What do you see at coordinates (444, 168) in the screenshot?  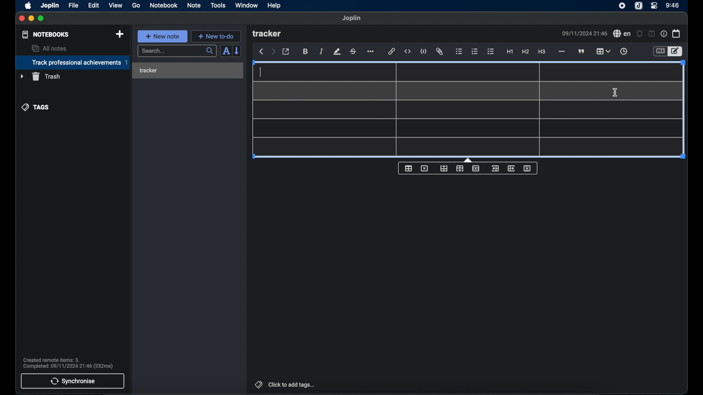 I see `insert row before` at bounding box center [444, 168].